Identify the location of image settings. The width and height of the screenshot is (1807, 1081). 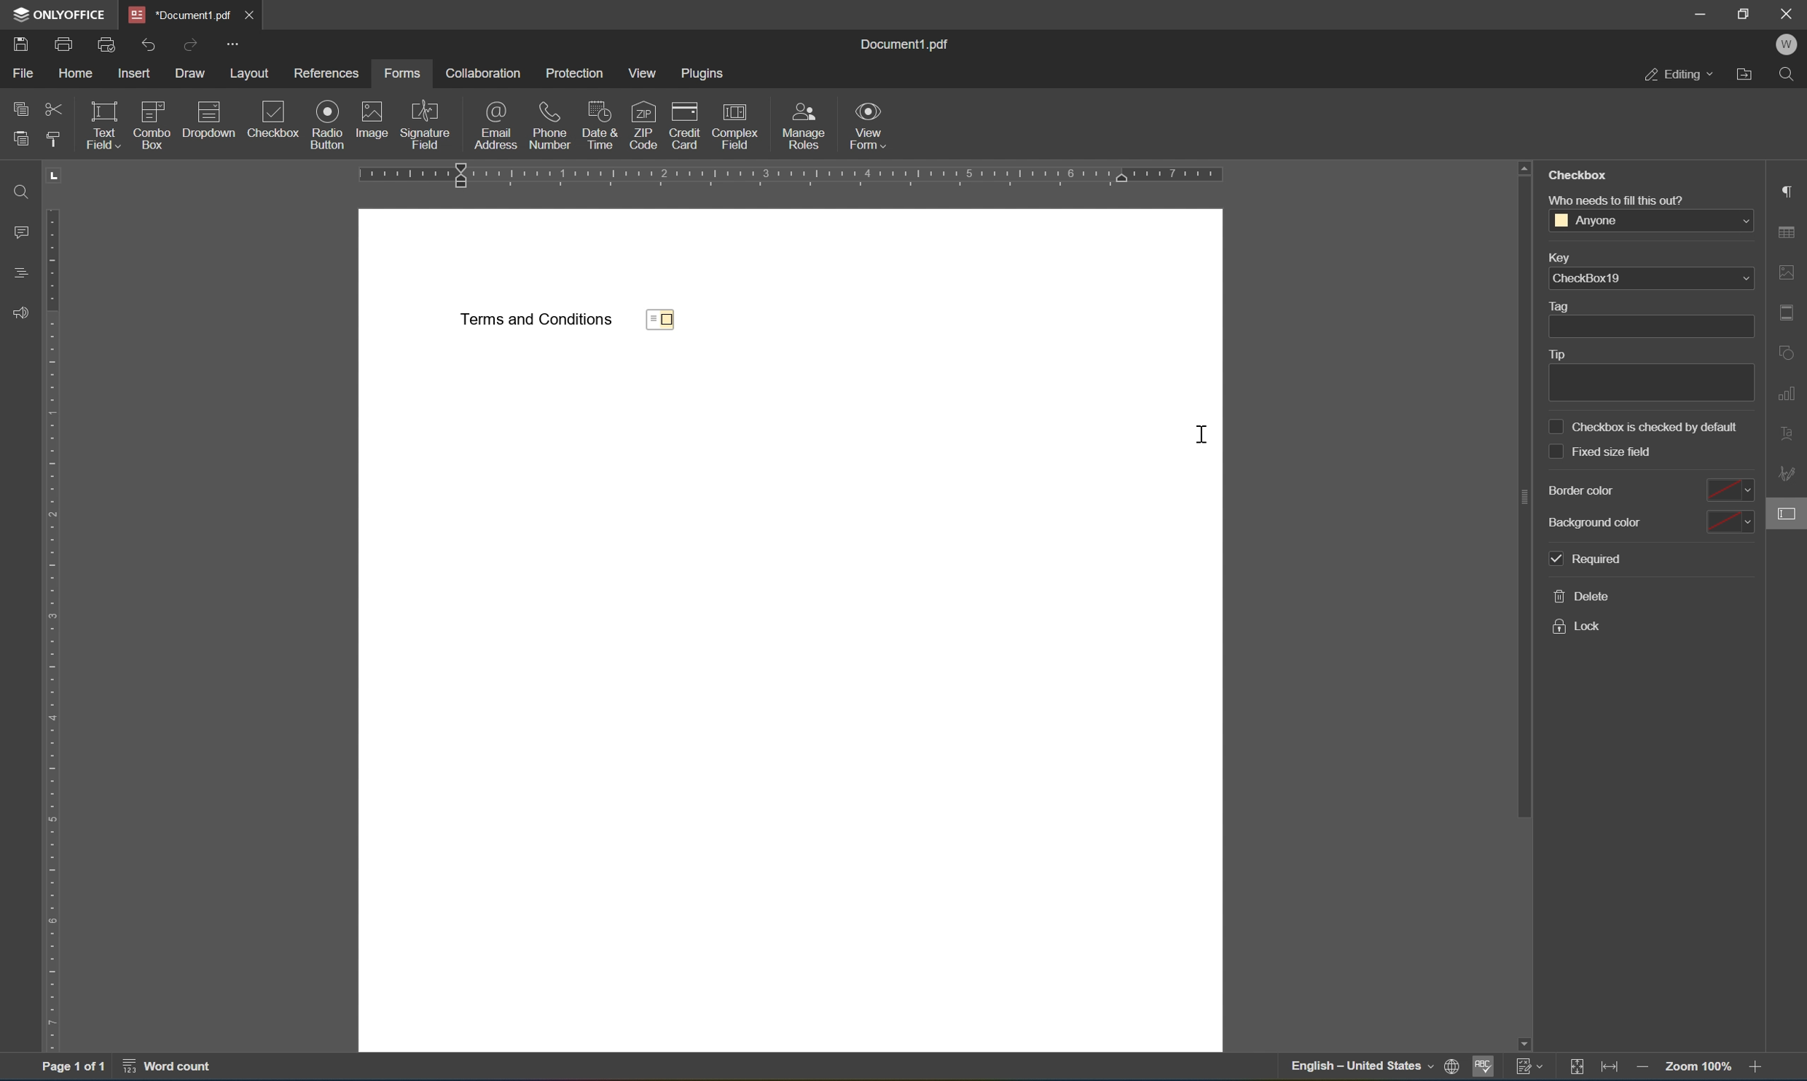
(1790, 273).